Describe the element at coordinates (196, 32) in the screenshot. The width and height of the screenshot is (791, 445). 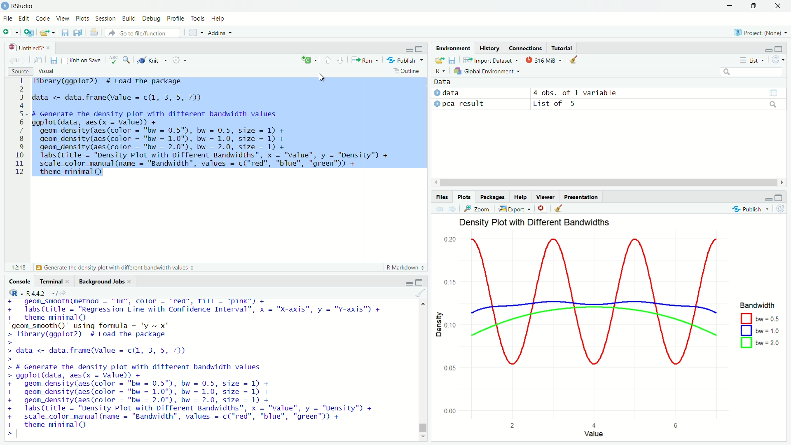
I see `Workspace panes` at that location.